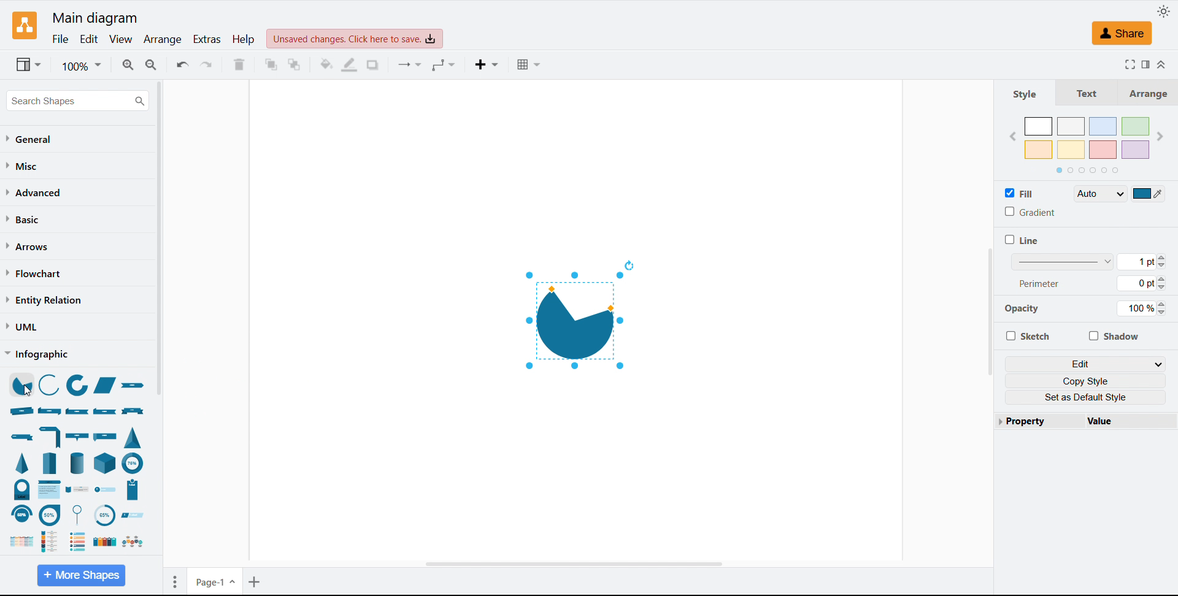 The height and width of the screenshot is (596, 1178). Describe the element at coordinates (1130, 64) in the screenshot. I see `Full screen ` at that location.